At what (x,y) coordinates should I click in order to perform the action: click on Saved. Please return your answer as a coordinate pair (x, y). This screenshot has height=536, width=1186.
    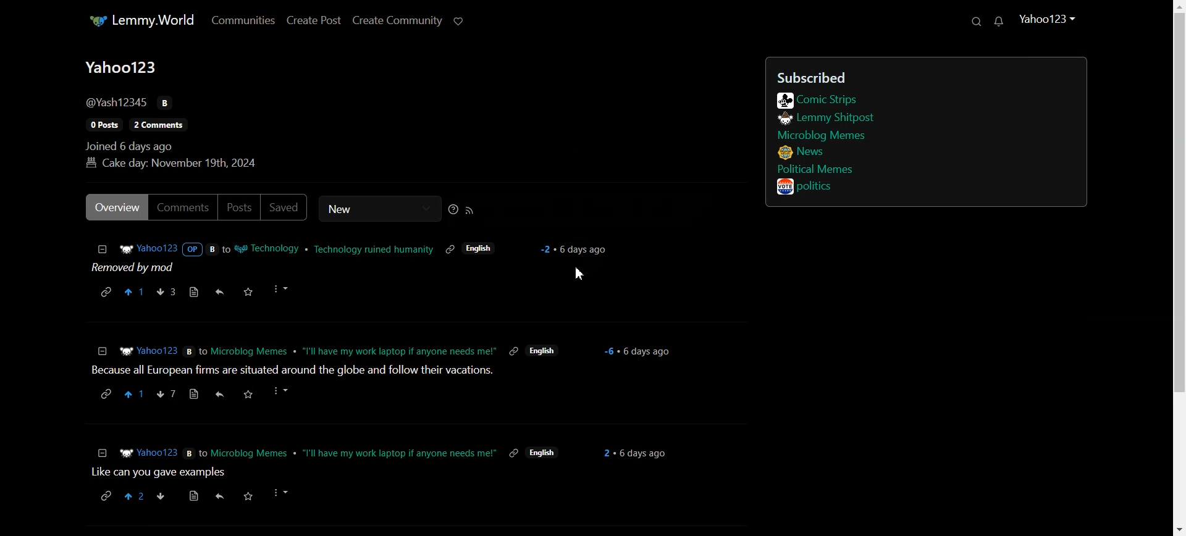
    Looking at the image, I should click on (285, 207).